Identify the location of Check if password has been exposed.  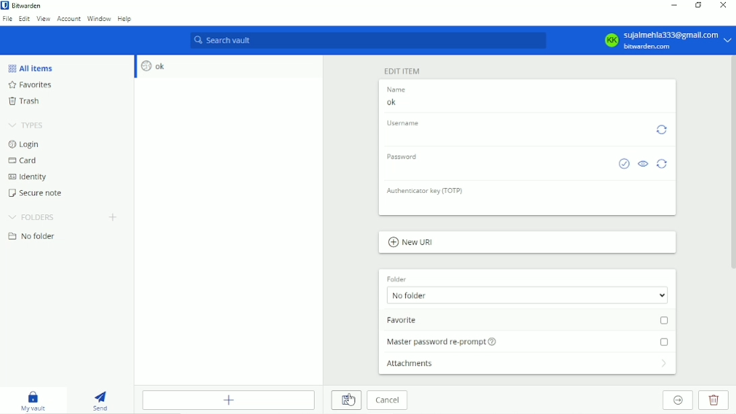
(623, 164).